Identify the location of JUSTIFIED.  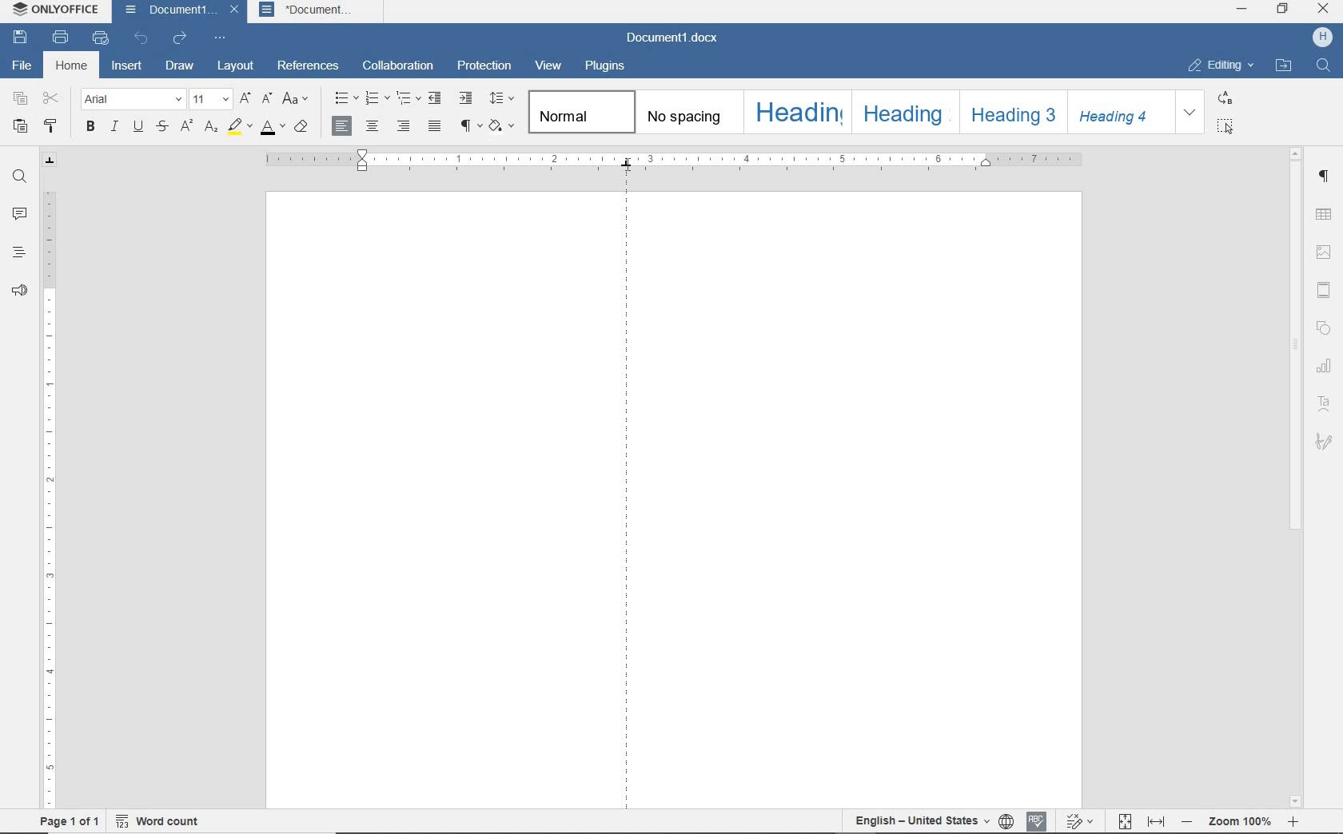
(436, 128).